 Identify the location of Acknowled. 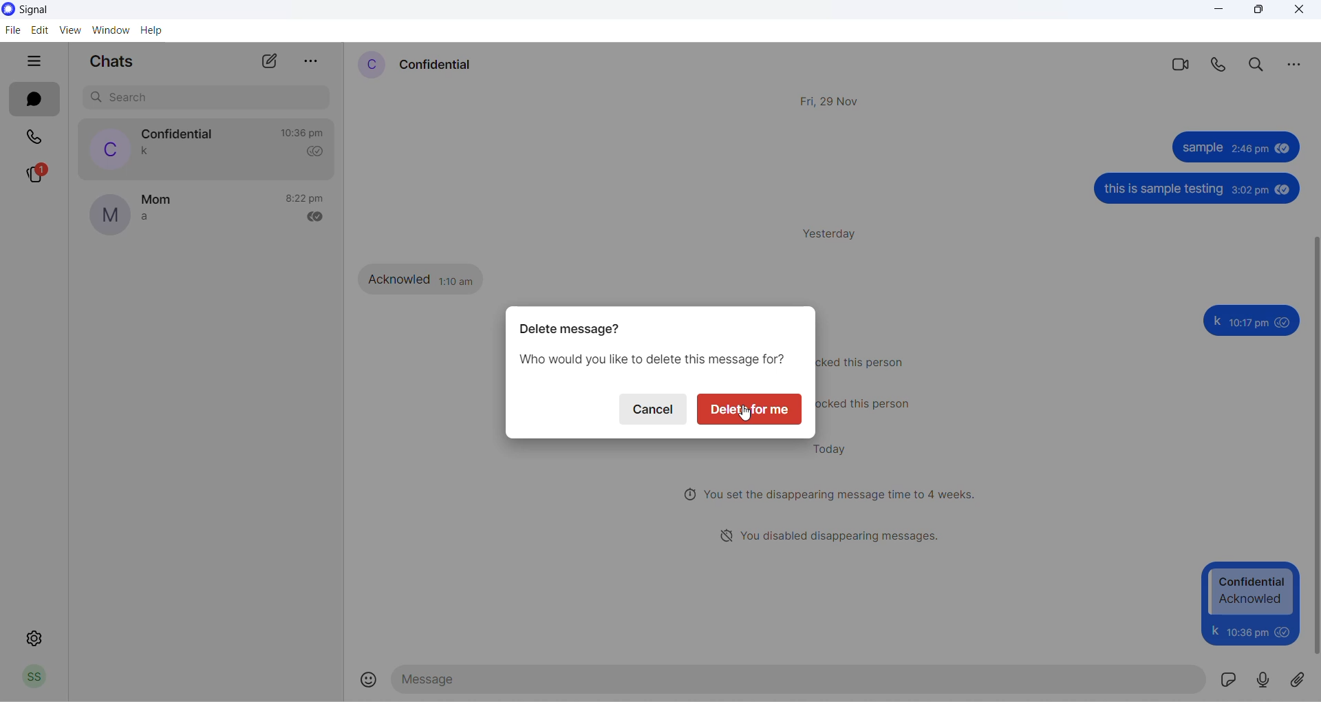
(399, 278).